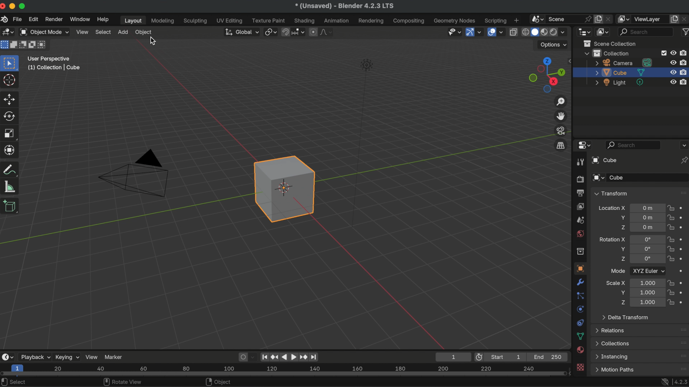 The height and width of the screenshot is (387, 689). Describe the element at coordinates (580, 206) in the screenshot. I see `view layer` at that location.